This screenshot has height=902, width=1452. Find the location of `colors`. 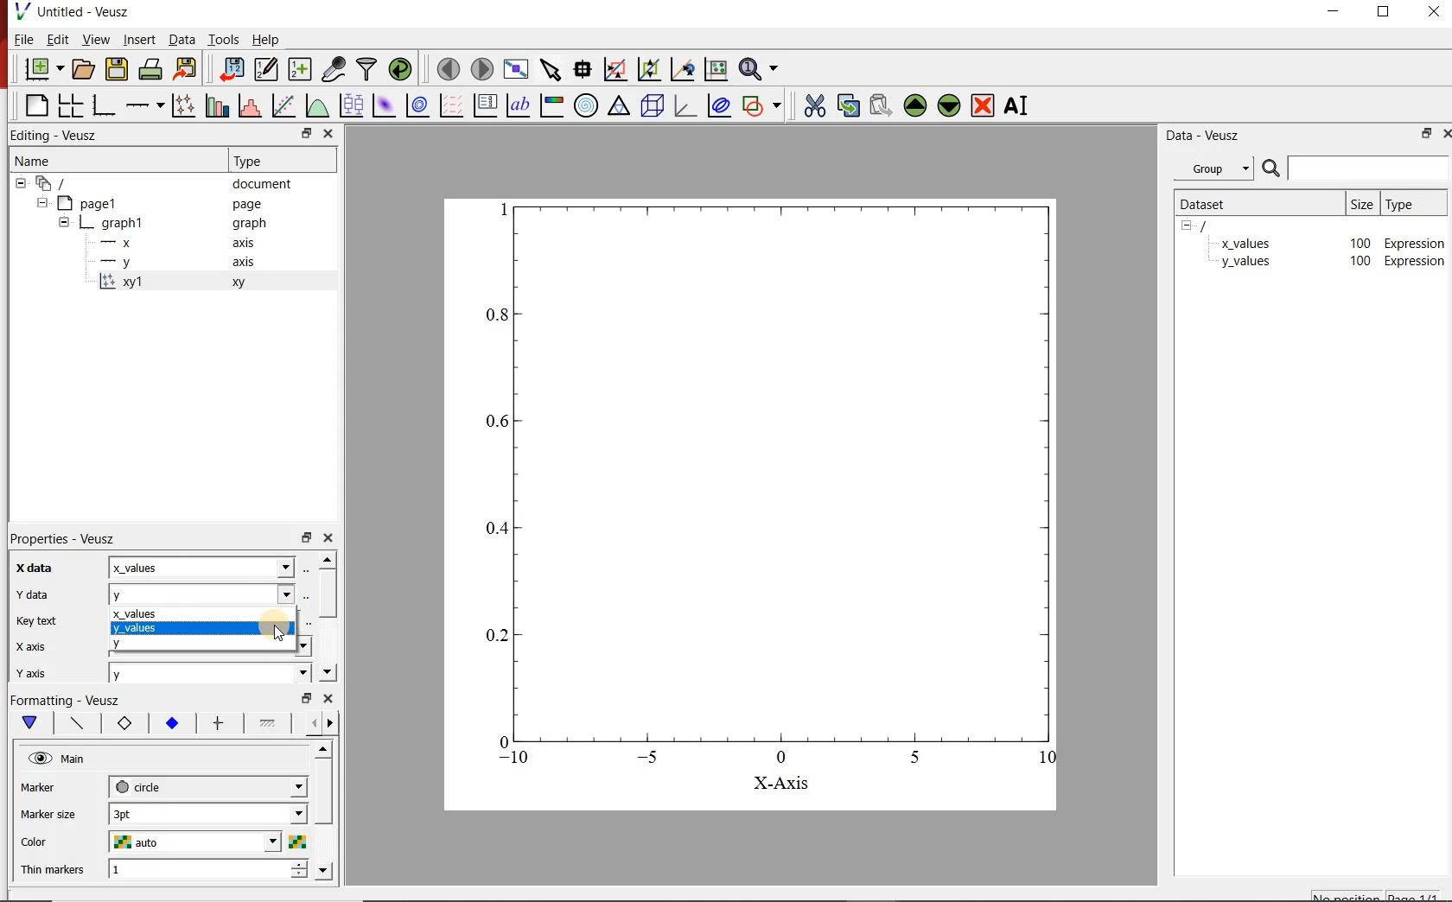

colors is located at coordinates (296, 842).